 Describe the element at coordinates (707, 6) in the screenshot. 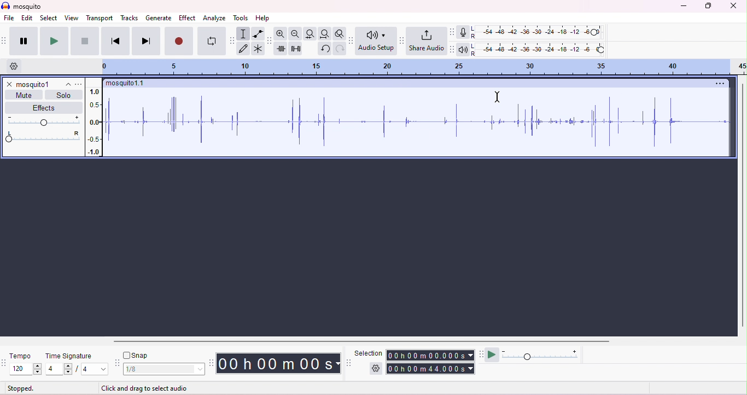

I see `maximize` at that location.